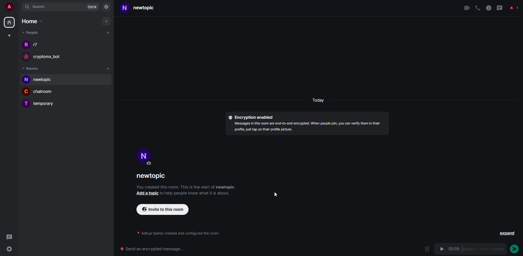 The height and width of the screenshot is (256, 523). What do you see at coordinates (34, 21) in the screenshot?
I see `home` at bounding box center [34, 21].